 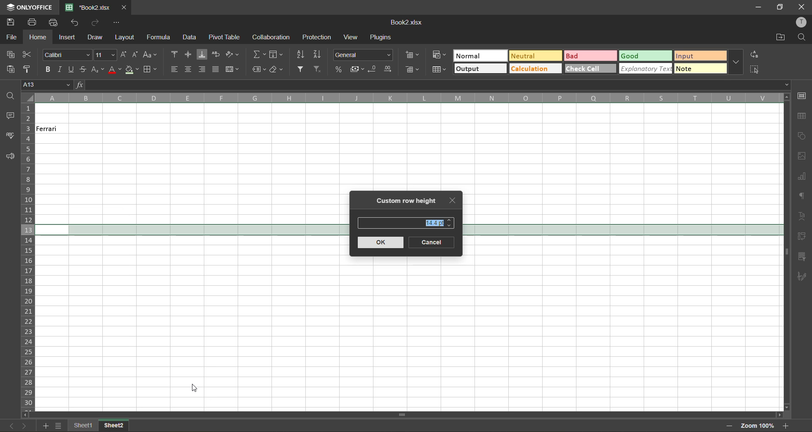 I want to click on decrement size, so click(x=136, y=55).